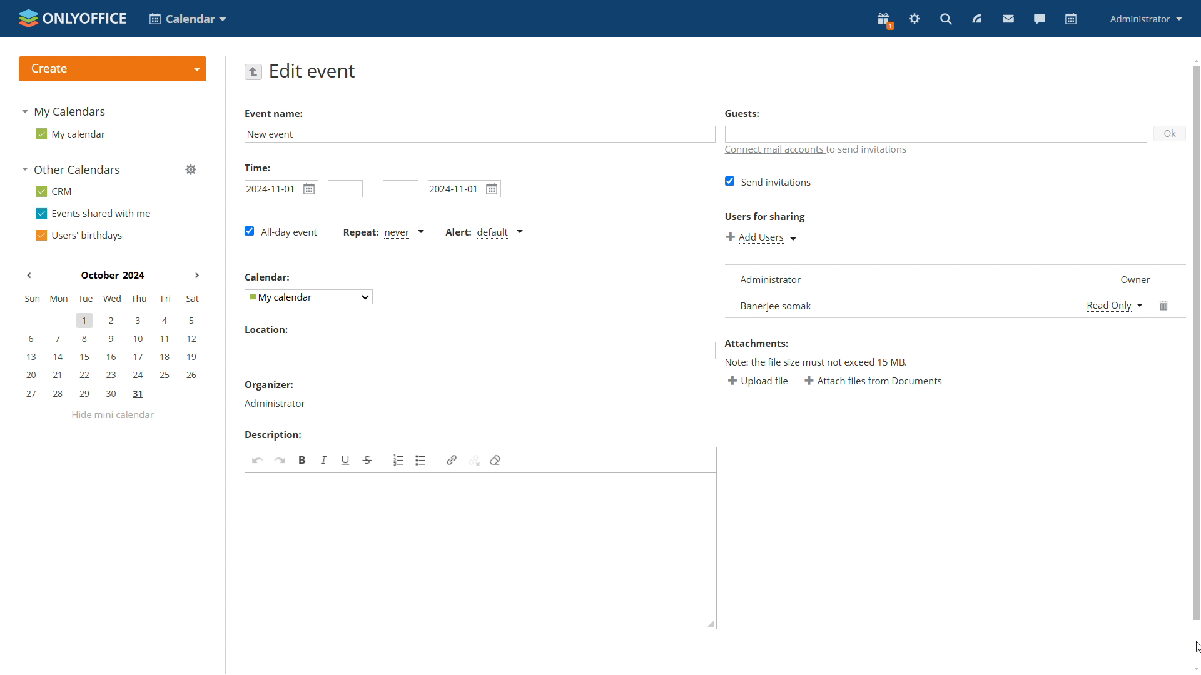 The width and height of the screenshot is (1201, 675). Describe the element at coordinates (759, 382) in the screenshot. I see `upload file` at that location.